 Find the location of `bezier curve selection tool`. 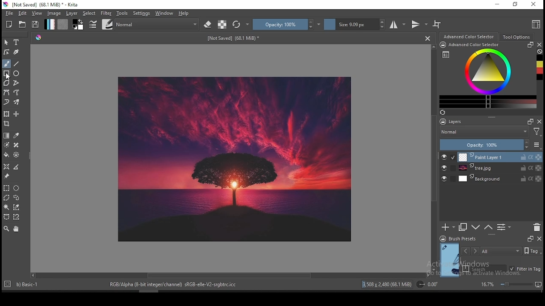

bezier curve selection tool is located at coordinates (6, 217).